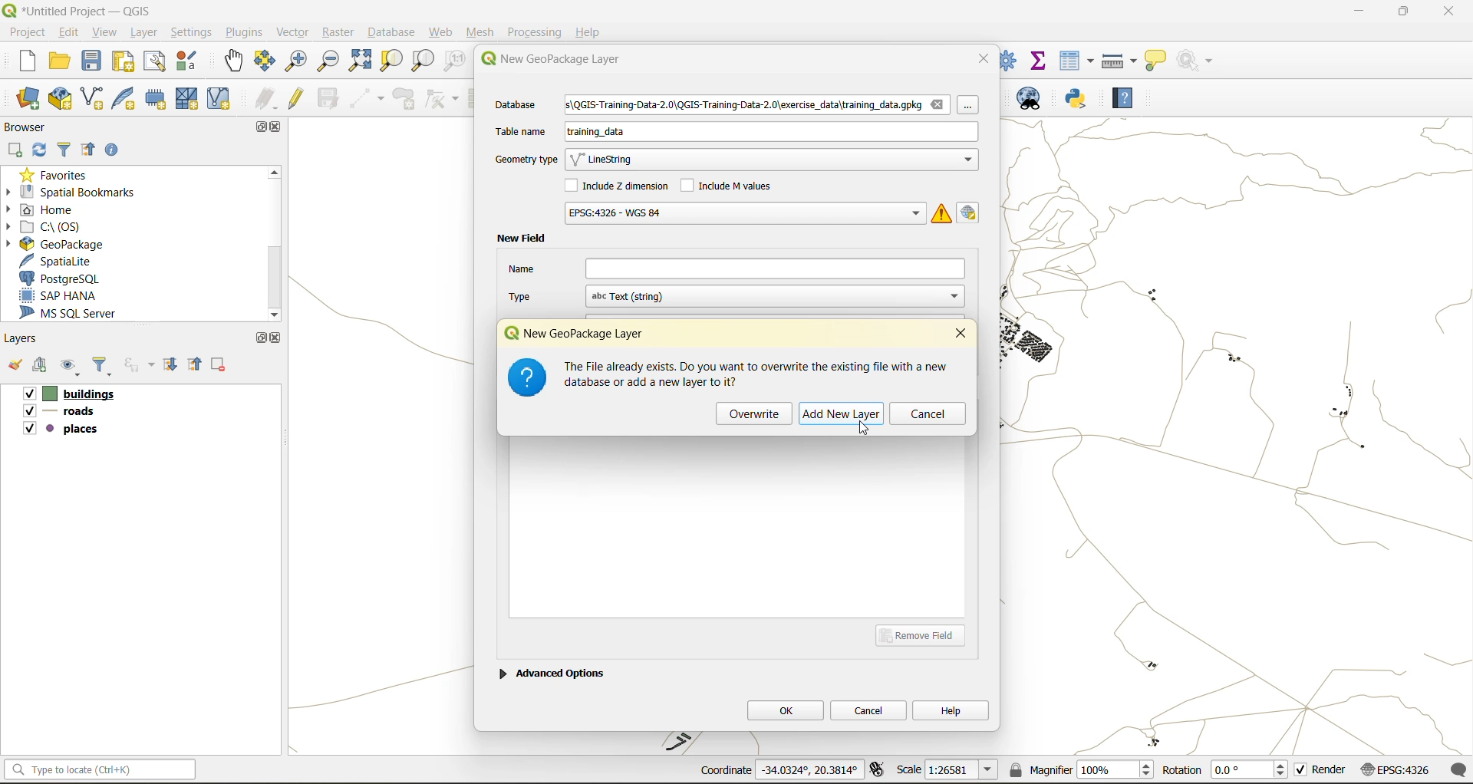  Describe the element at coordinates (524, 160) in the screenshot. I see `Geometry Tye` at that location.